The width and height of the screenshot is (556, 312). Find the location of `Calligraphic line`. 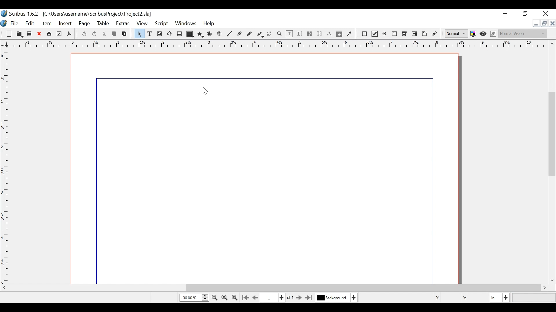

Calligraphic line is located at coordinates (260, 34).